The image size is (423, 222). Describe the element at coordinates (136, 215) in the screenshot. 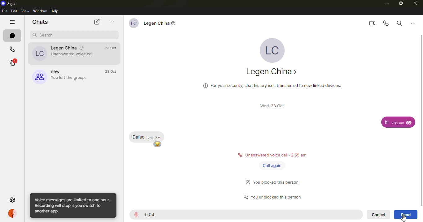

I see `recording` at that location.